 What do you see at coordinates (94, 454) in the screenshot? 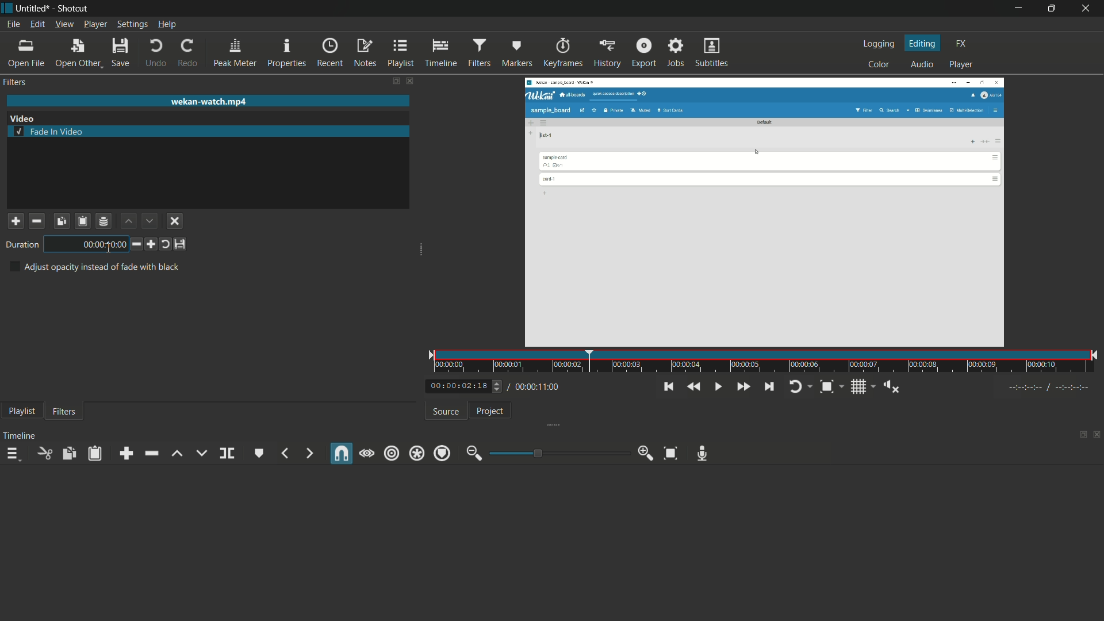
I see `paste` at bounding box center [94, 454].